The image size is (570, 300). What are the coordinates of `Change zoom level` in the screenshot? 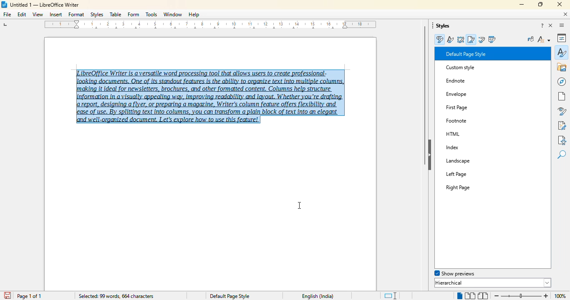 It's located at (522, 295).